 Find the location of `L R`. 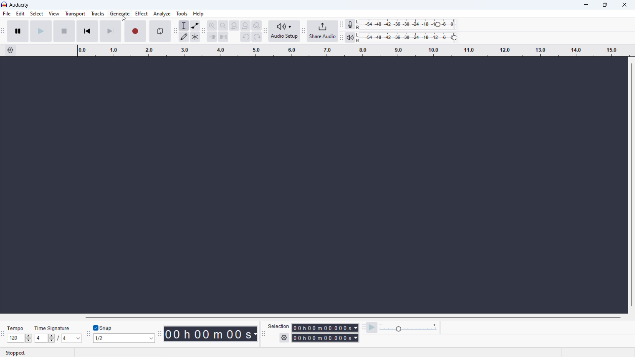

L R is located at coordinates (359, 31).